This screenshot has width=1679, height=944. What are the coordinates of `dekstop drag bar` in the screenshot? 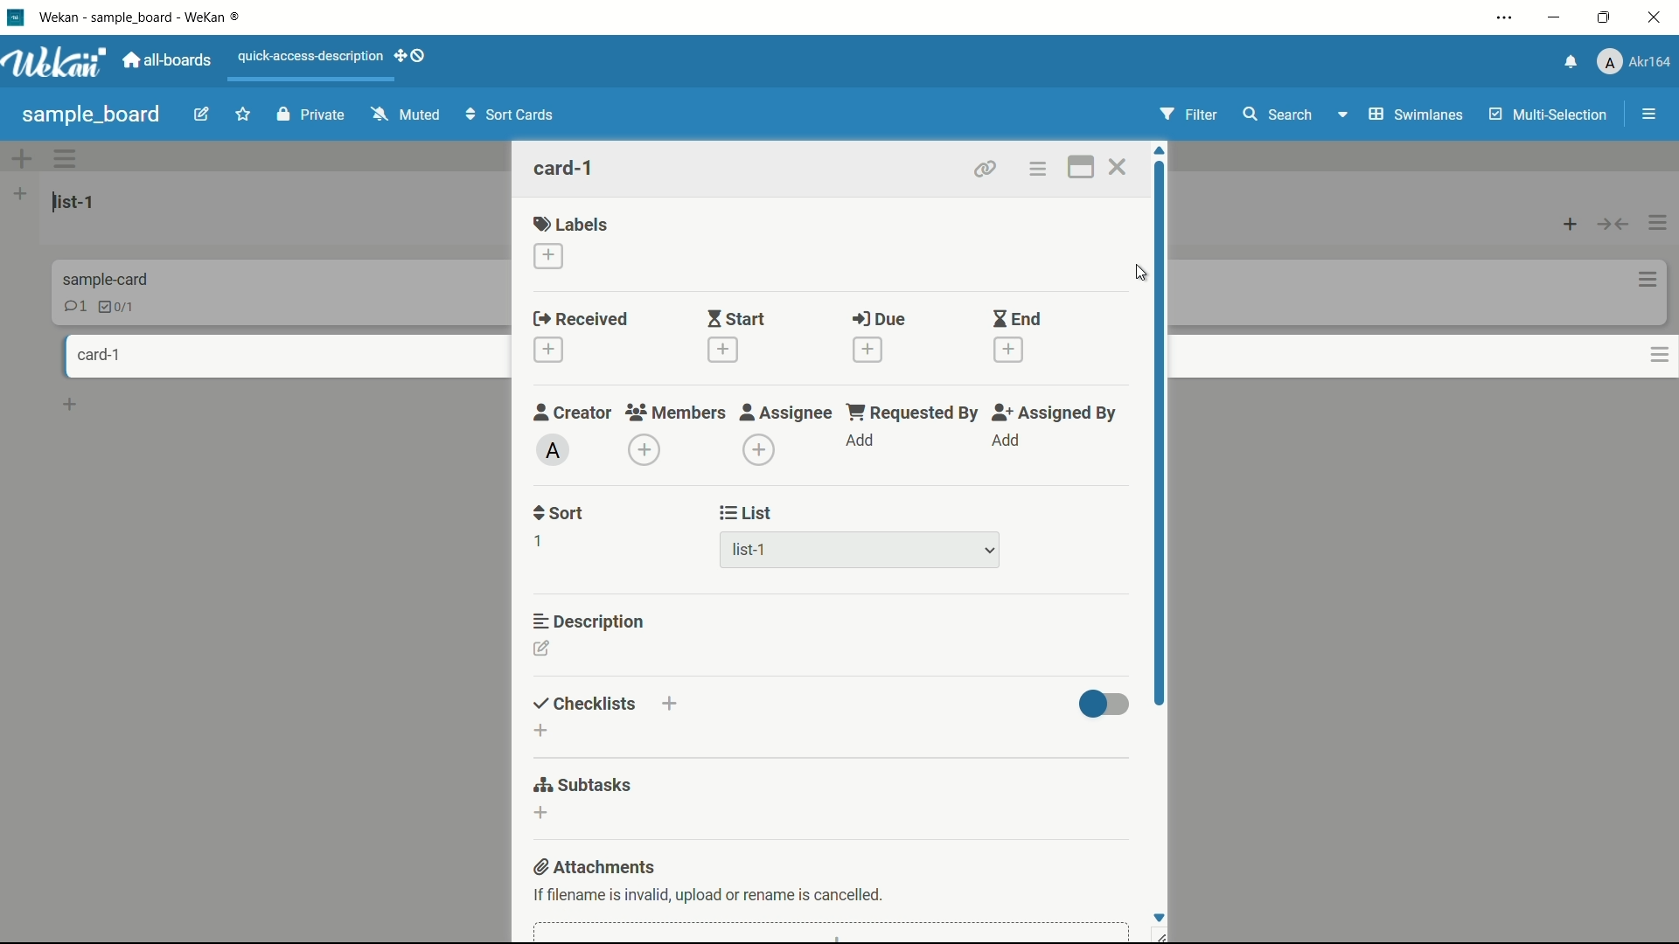 It's located at (411, 58).